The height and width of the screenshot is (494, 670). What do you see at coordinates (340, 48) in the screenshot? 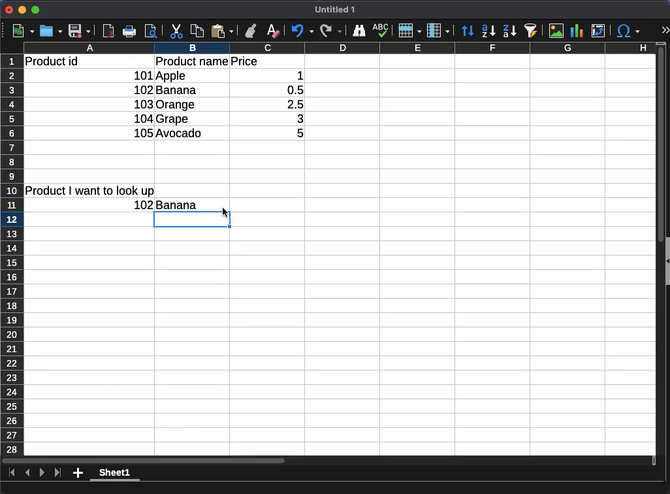
I see `column` at bounding box center [340, 48].